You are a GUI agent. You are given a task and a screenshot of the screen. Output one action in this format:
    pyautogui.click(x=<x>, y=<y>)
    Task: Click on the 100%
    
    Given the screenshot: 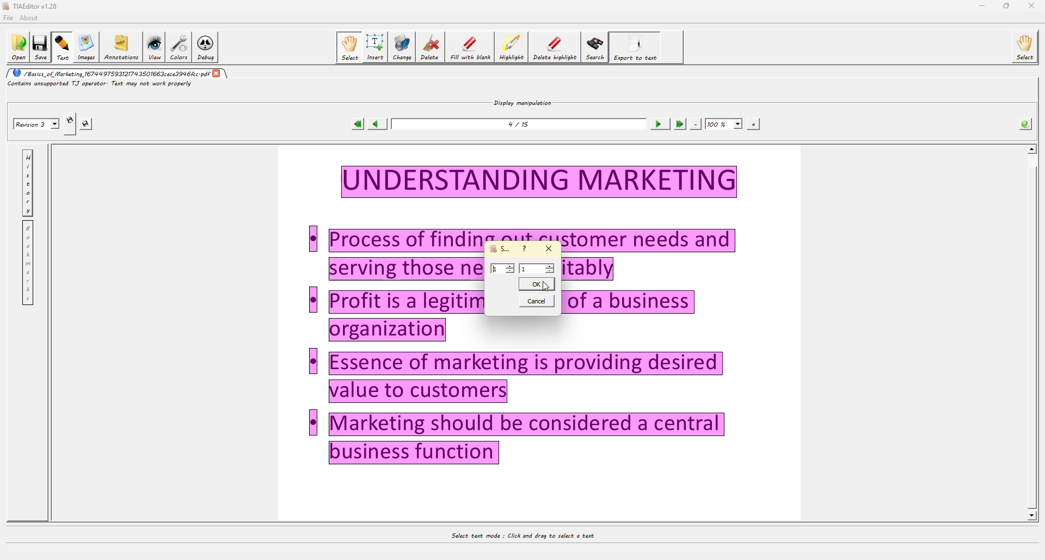 What is the action you would take?
    pyautogui.click(x=723, y=123)
    